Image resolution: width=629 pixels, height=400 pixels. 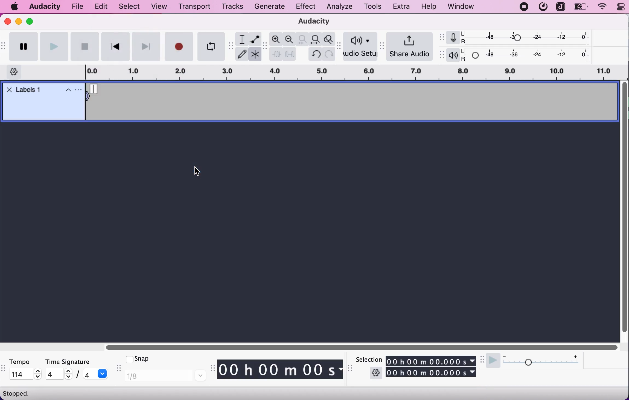 I want to click on enable looping, so click(x=211, y=46).